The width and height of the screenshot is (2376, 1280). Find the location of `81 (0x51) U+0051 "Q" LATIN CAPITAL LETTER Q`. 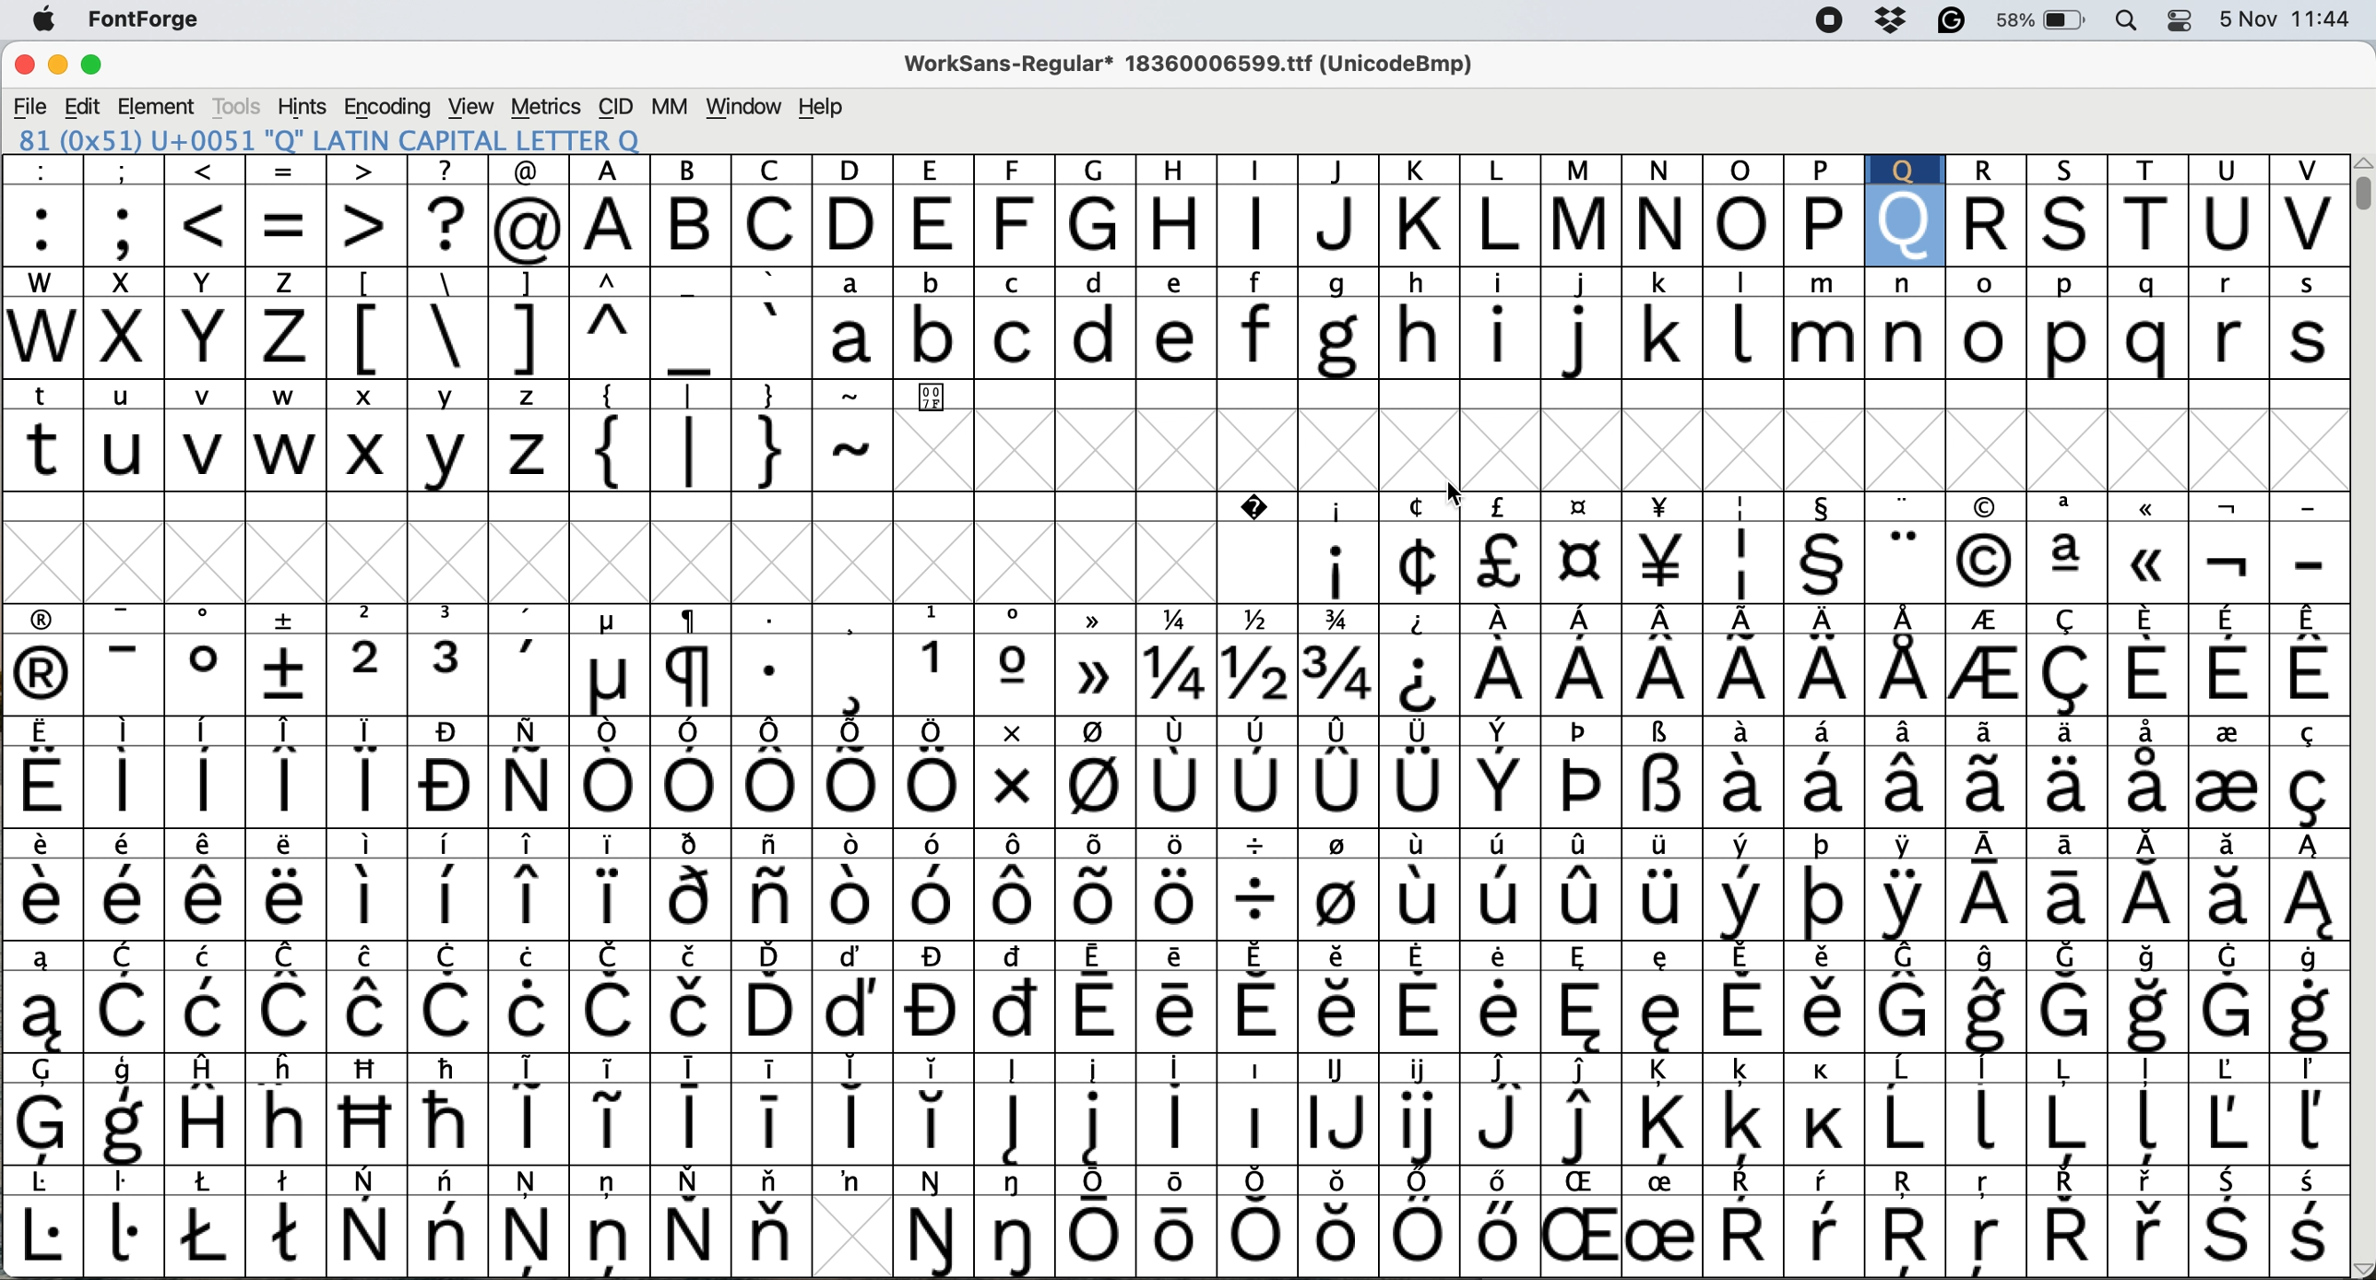

81 (0x51) U+0051 "Q" LATIN CAPITAL LETTER Q is located at coordinates (367, 139).